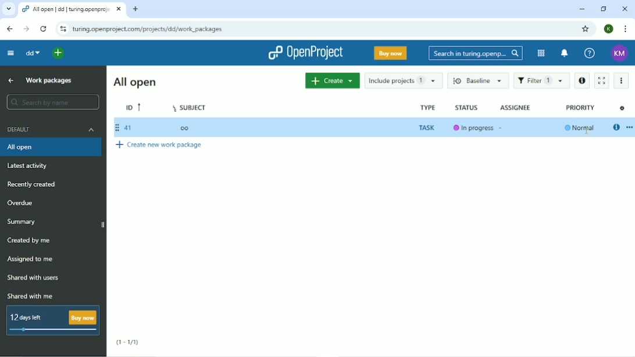  I want to click on Baseline, so click(477, 81).